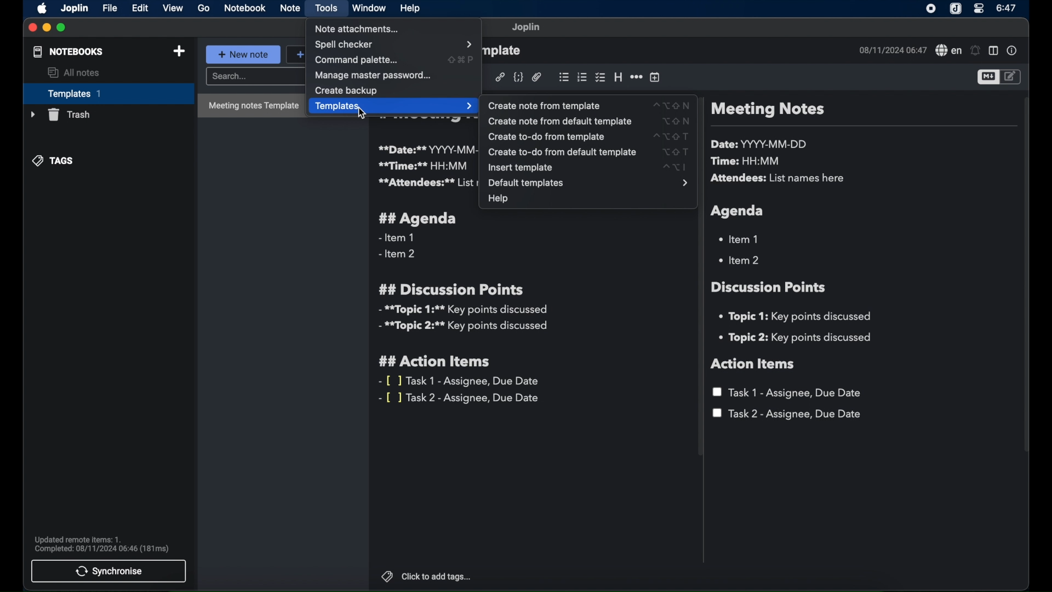 The image size is (1052, 592). I want to click on tags, so click(54, 161).